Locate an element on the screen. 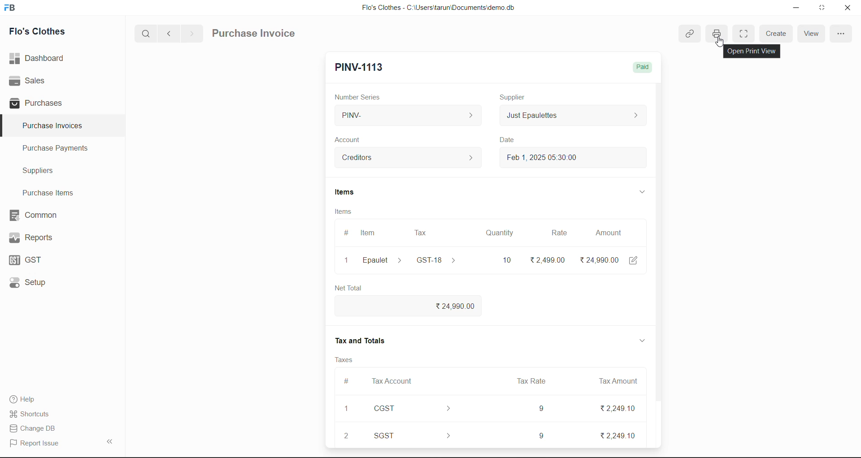 The image size is (861, 458). 1 is located at coordinates (344, 260).